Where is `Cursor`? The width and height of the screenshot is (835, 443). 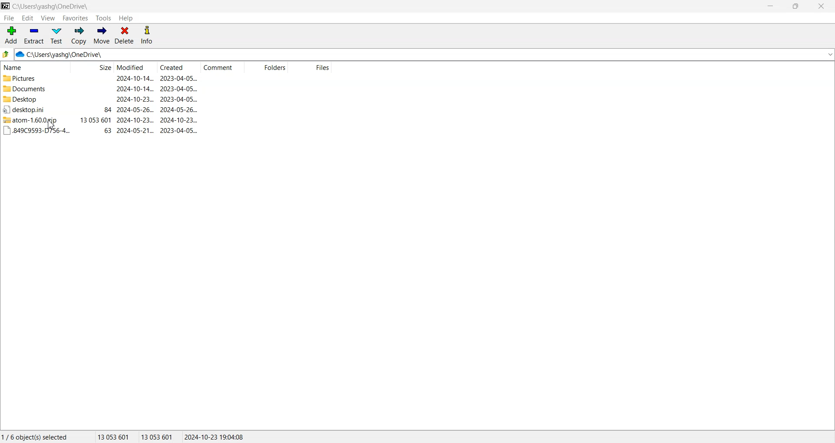
Cursor is located at coordinates (52, 125).